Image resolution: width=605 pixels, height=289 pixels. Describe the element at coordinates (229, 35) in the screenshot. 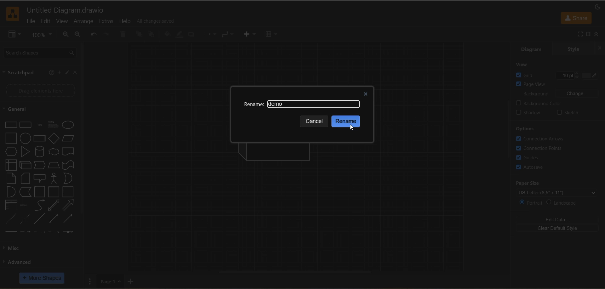

I see `waypoints` at that location.